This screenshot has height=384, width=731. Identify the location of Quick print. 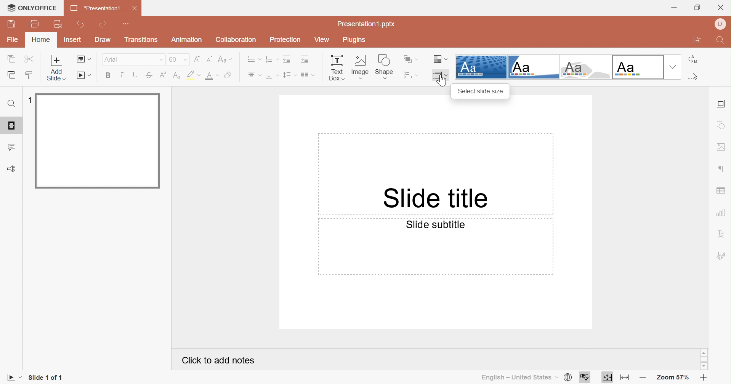
(58, 23).